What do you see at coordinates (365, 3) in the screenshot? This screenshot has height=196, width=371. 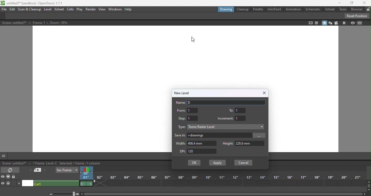 I see `close` at bounding box center [365, 3].